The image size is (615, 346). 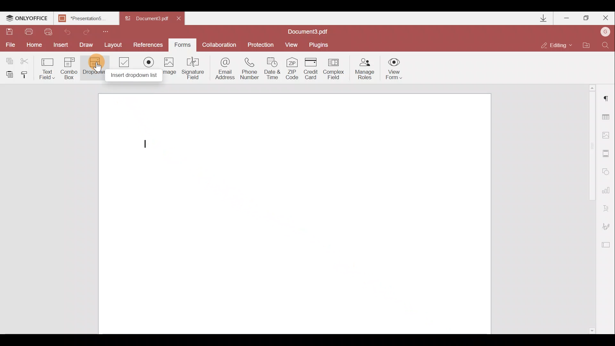 I want to click on text cursor, so click(x=147, y=144).